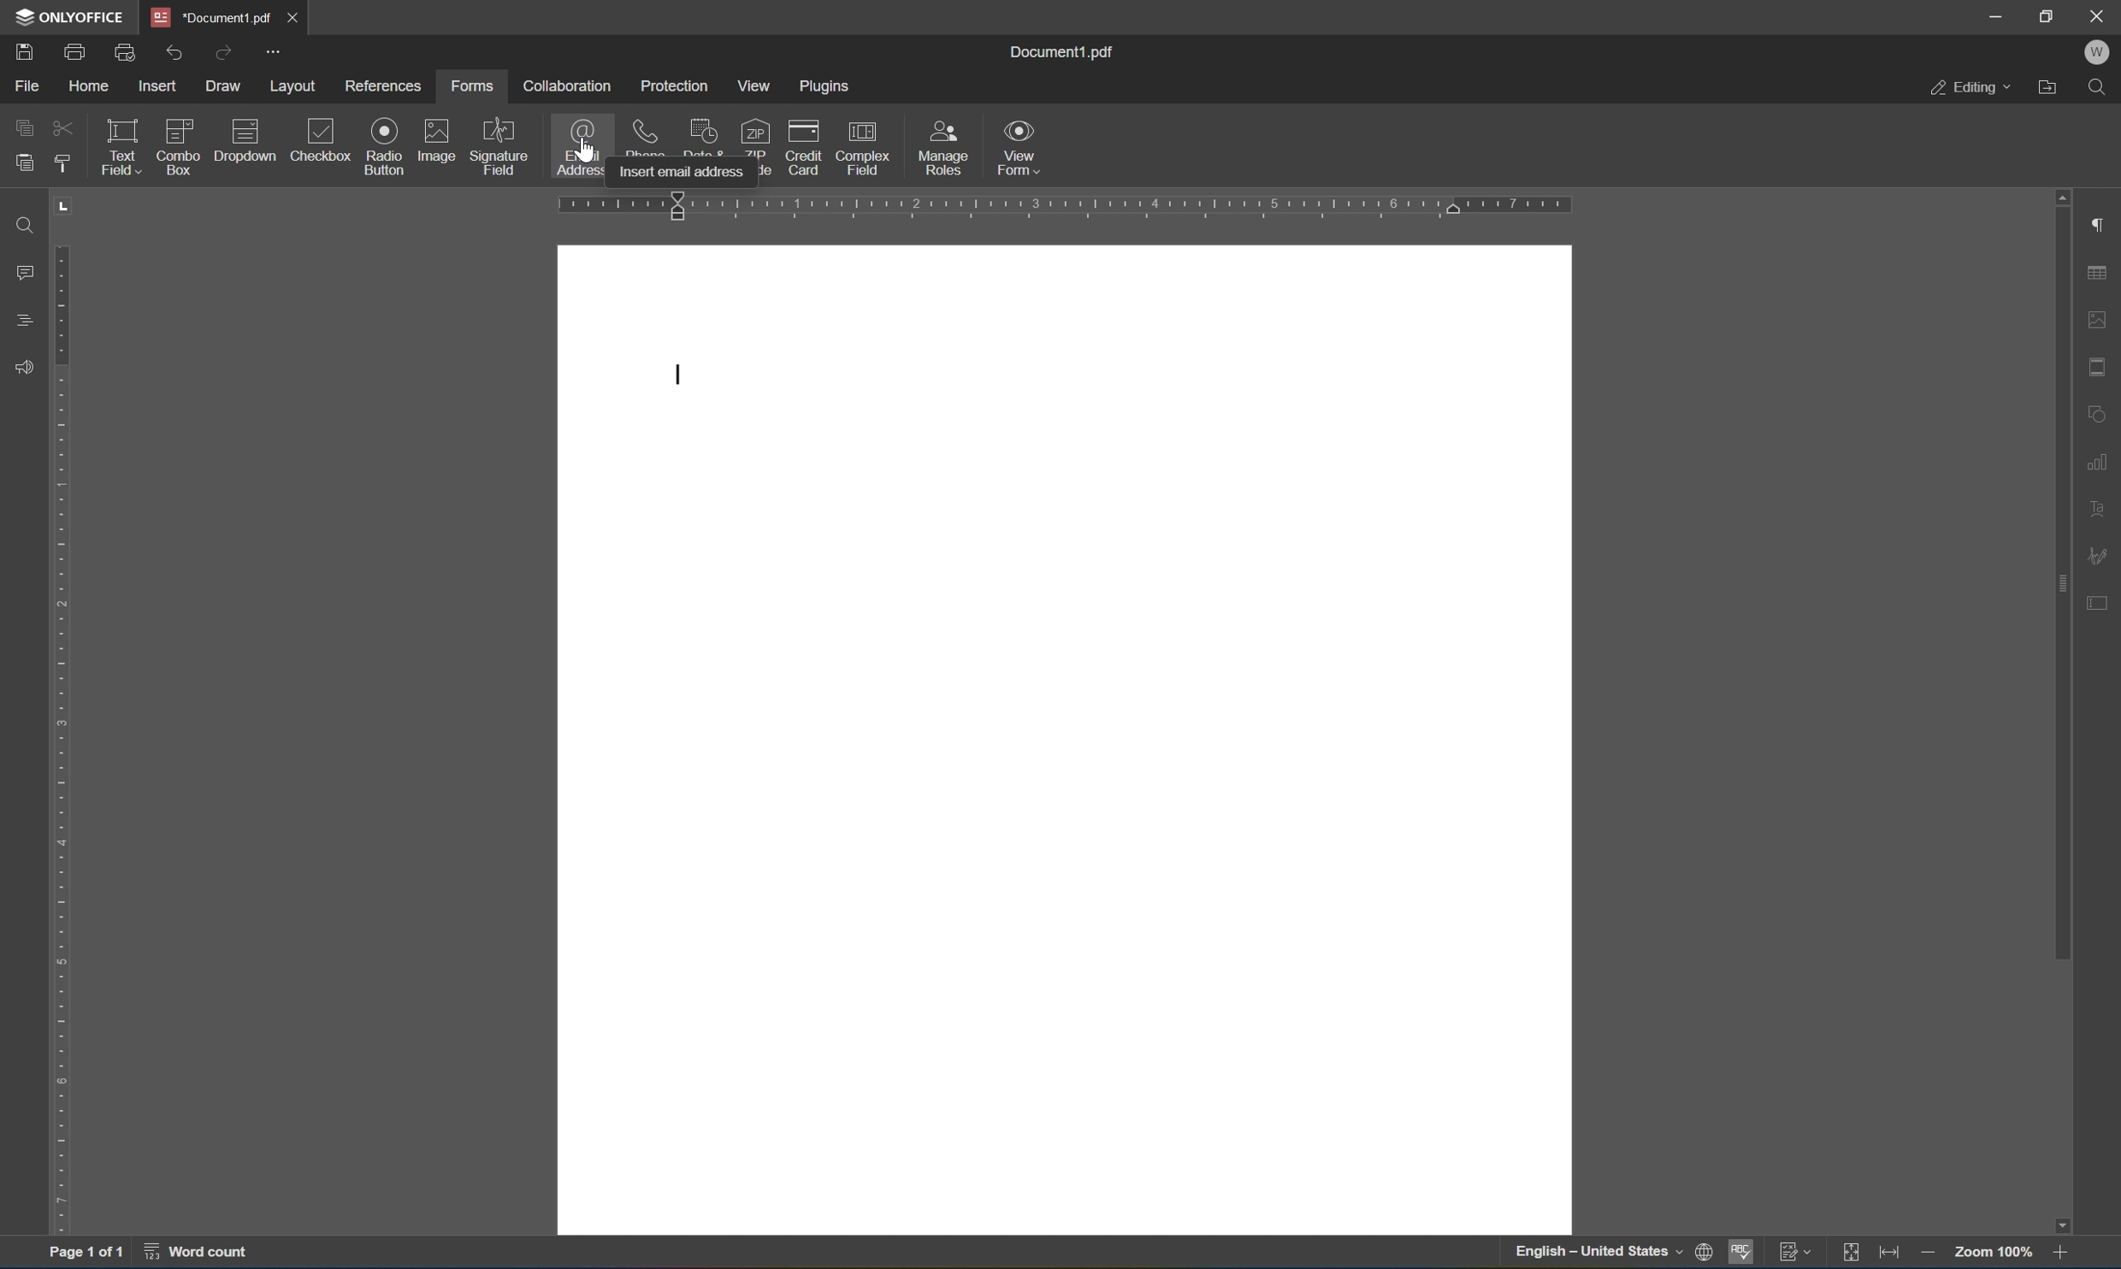 The height and width of the screenshot is (1269, 2121). Describe the element at coordinates (178, 145) in the screenshot. I see `combo box` at that location.